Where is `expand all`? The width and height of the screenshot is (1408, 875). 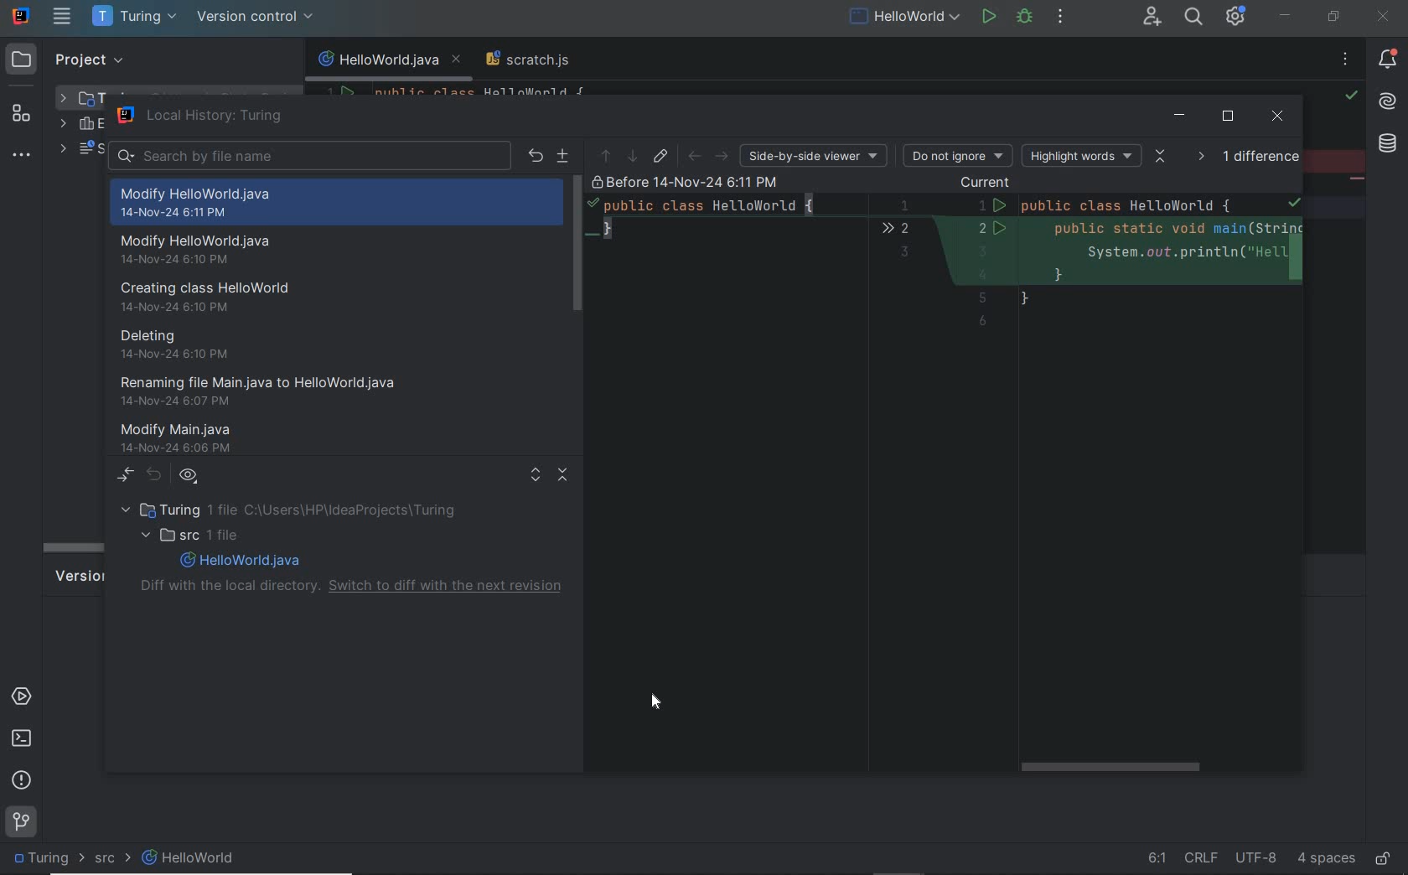
expand all is located at coordinates (535, 477).